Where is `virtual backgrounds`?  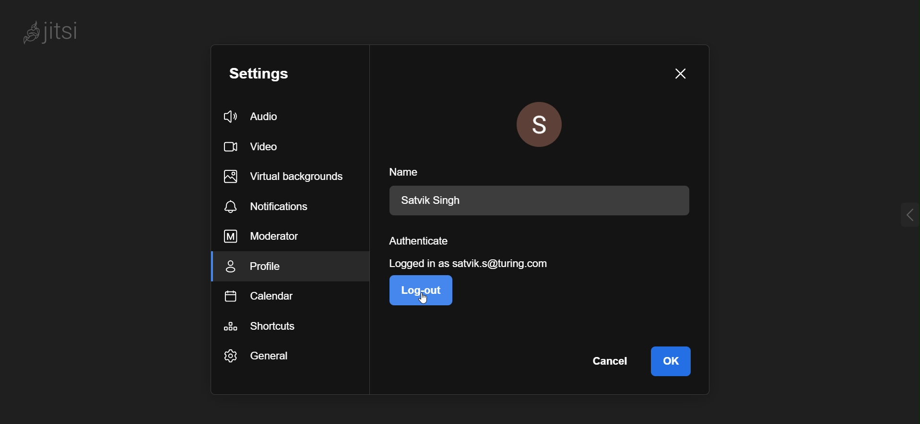 virtual backgrounds is located at coordinates (288, 179).